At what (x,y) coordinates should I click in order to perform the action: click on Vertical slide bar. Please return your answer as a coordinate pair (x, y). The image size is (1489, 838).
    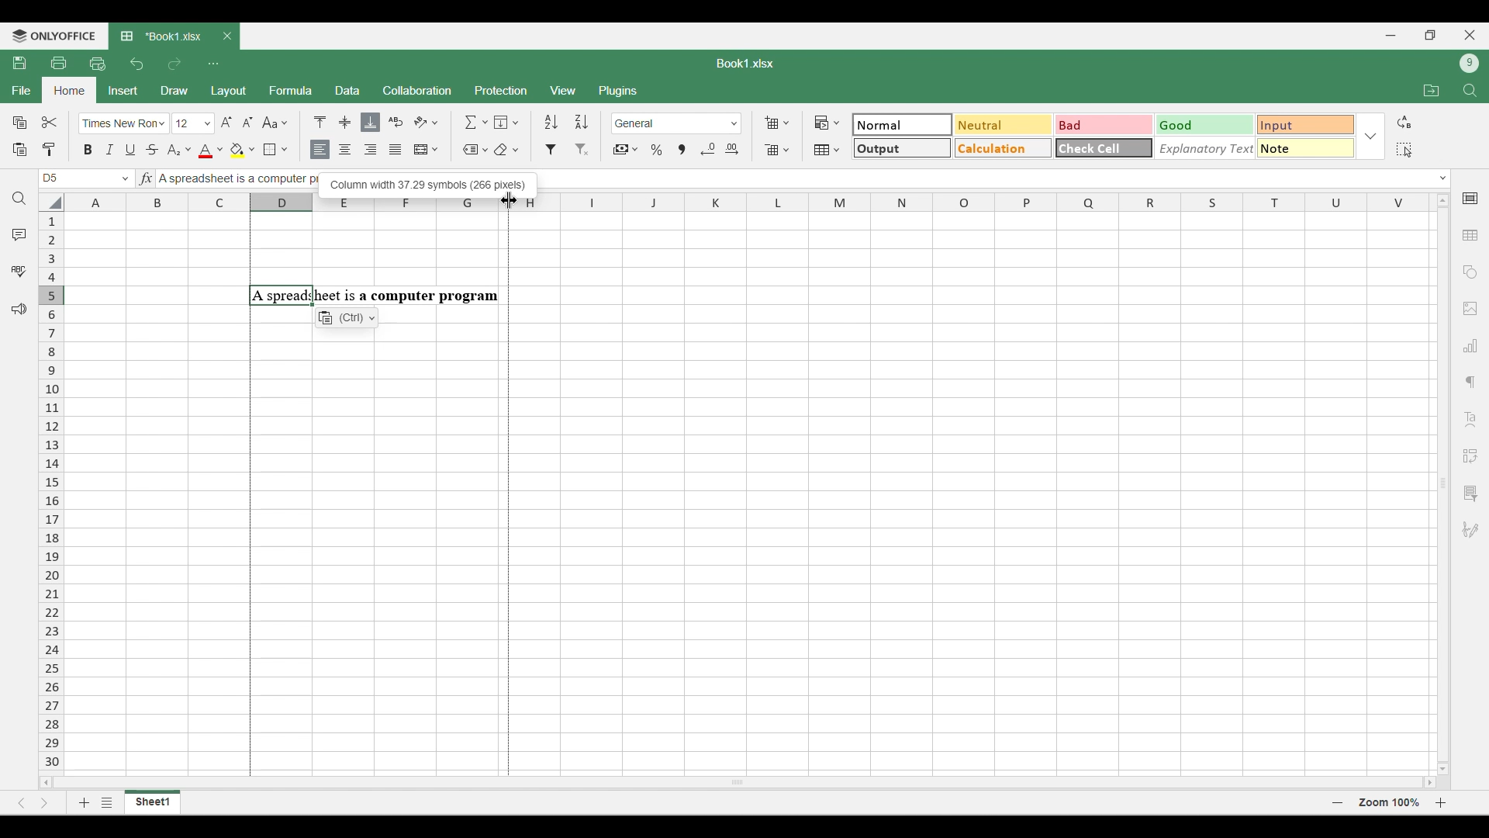
    Looking at the image, I should click on (1444, 483).